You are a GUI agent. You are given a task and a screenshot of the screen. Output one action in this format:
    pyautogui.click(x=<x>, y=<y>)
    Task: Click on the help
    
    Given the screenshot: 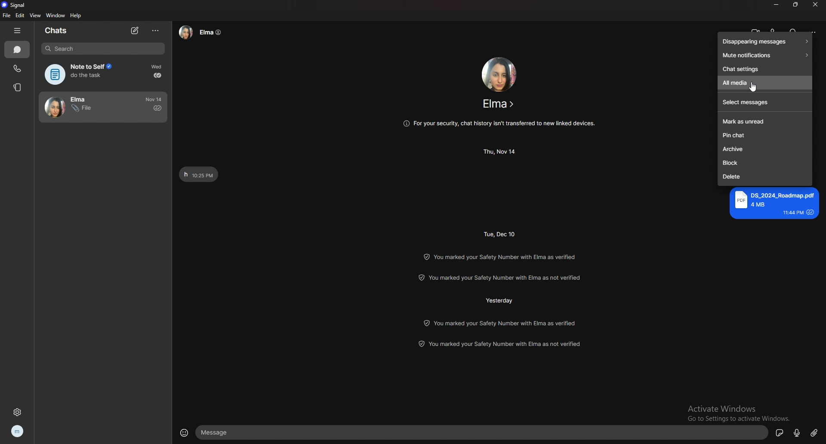 What is the action you would take?
    pyautogui.click(x=75, y=16)
    